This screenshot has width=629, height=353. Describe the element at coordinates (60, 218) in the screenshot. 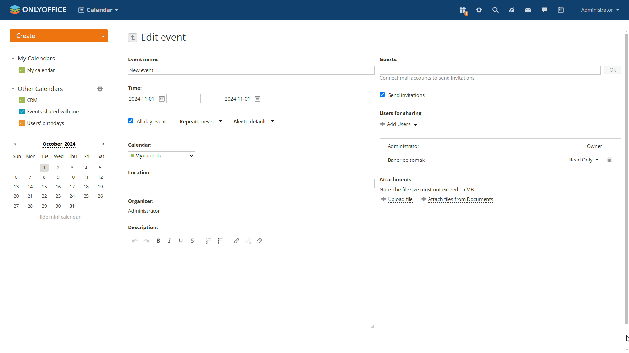

I see `hide mini calendar` at that location.